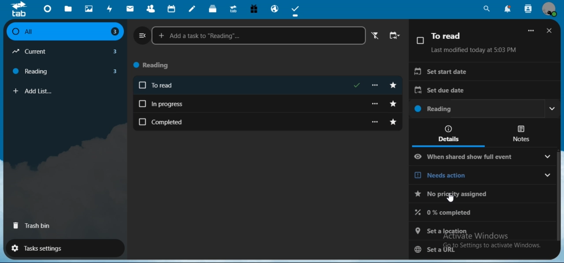 This screenshot has height=263, width=564. I want to click on To read, so click(249, 86).